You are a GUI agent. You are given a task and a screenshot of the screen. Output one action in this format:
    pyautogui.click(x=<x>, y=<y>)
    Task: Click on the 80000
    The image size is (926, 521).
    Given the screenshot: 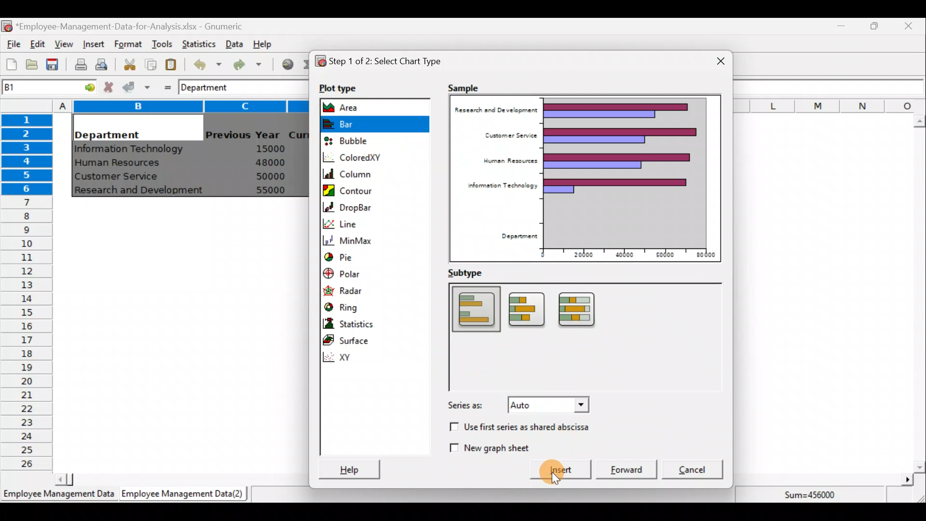 What is the action you would take?
    pyautogui.click(x=703, y=255)
    